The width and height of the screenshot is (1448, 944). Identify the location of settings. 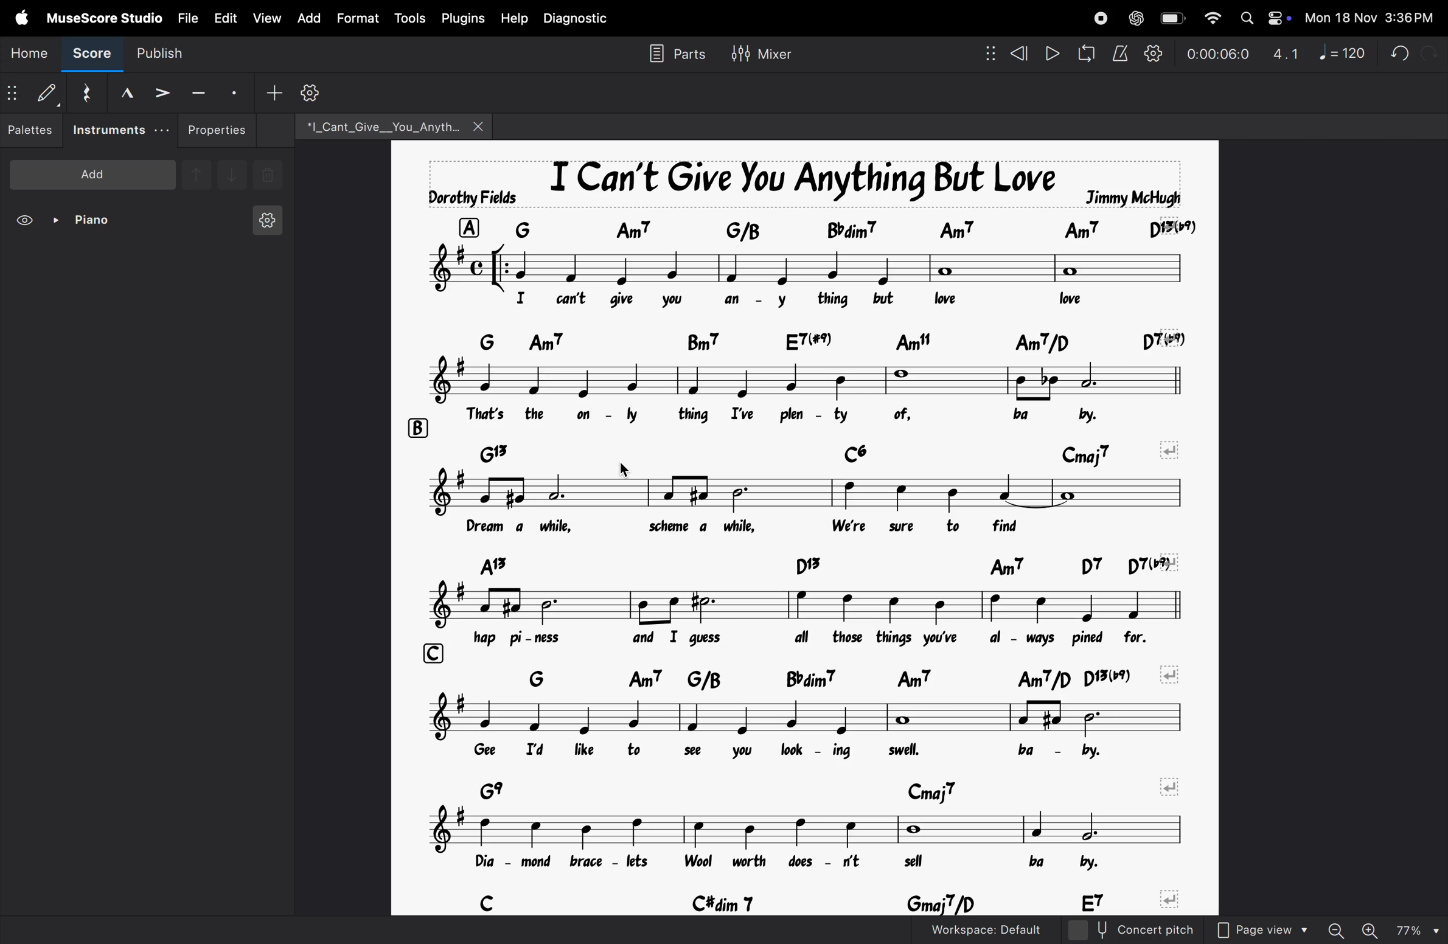
(309, 92).